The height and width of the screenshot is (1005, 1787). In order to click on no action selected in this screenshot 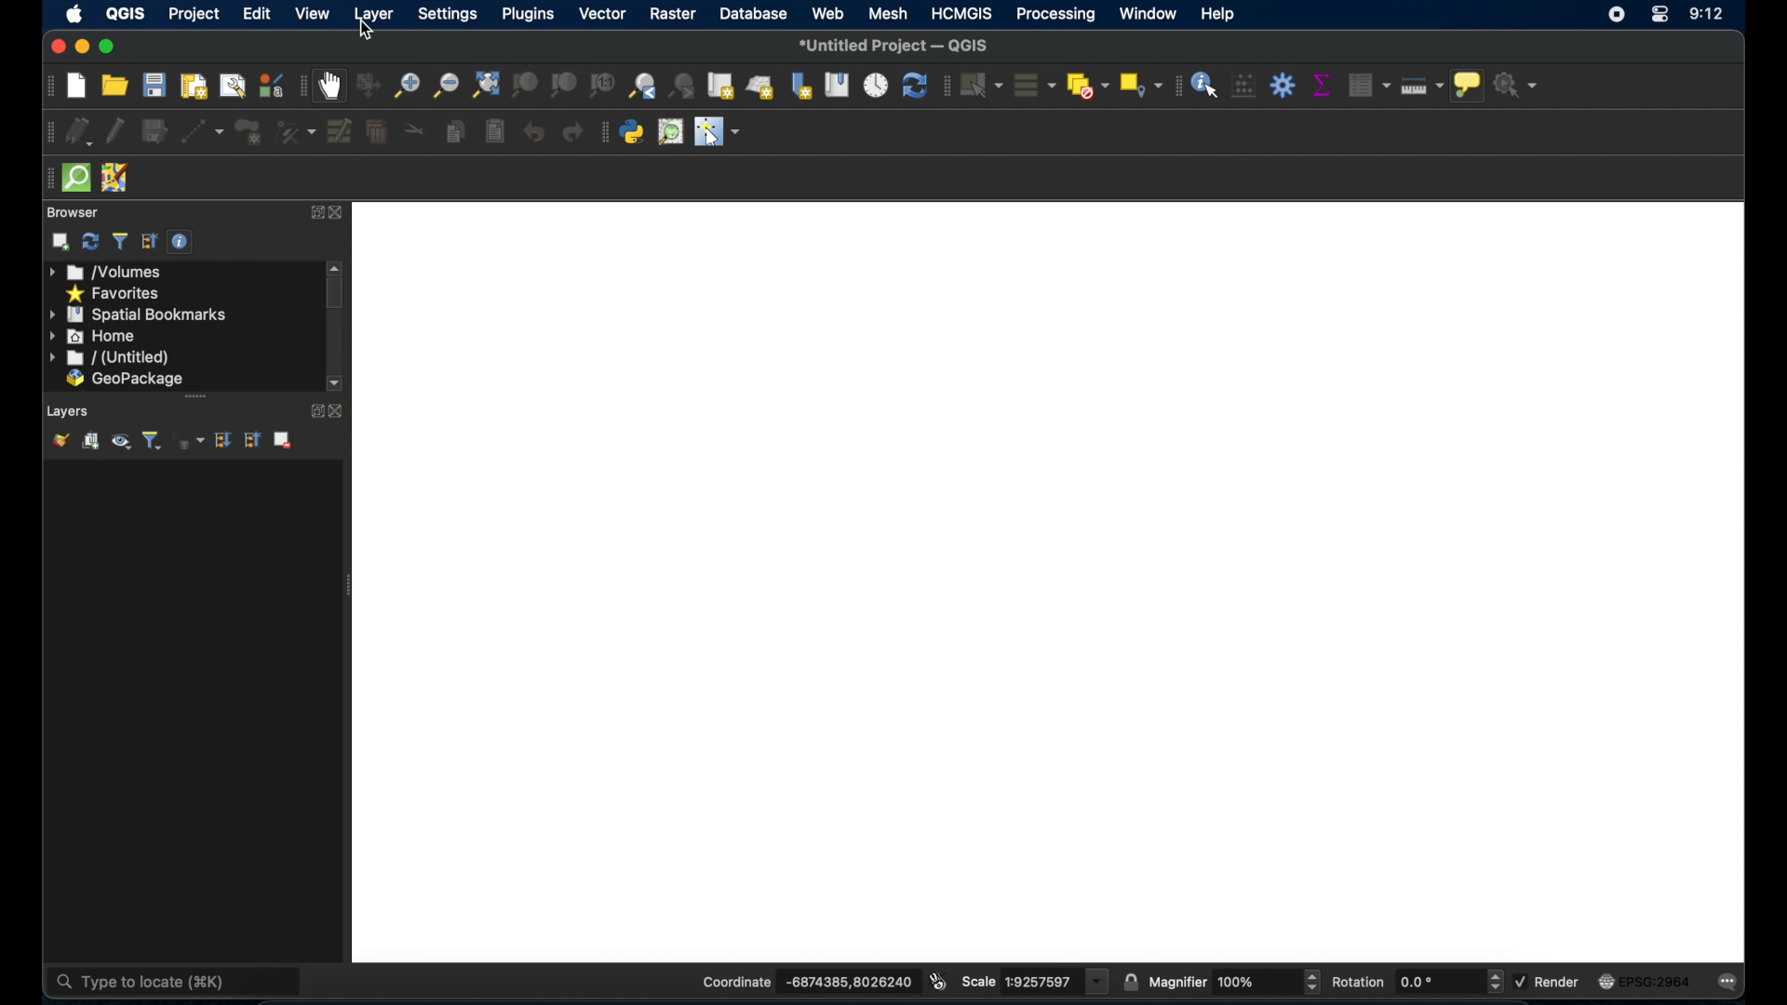, I will do `click(1523, 85)`.